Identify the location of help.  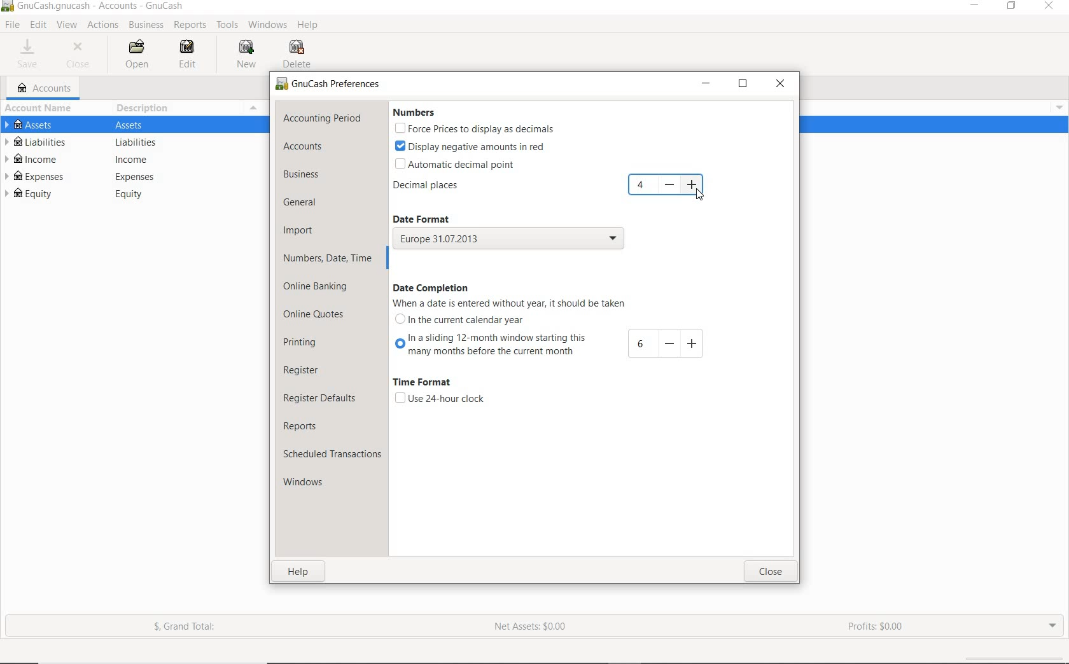
(300, 571).